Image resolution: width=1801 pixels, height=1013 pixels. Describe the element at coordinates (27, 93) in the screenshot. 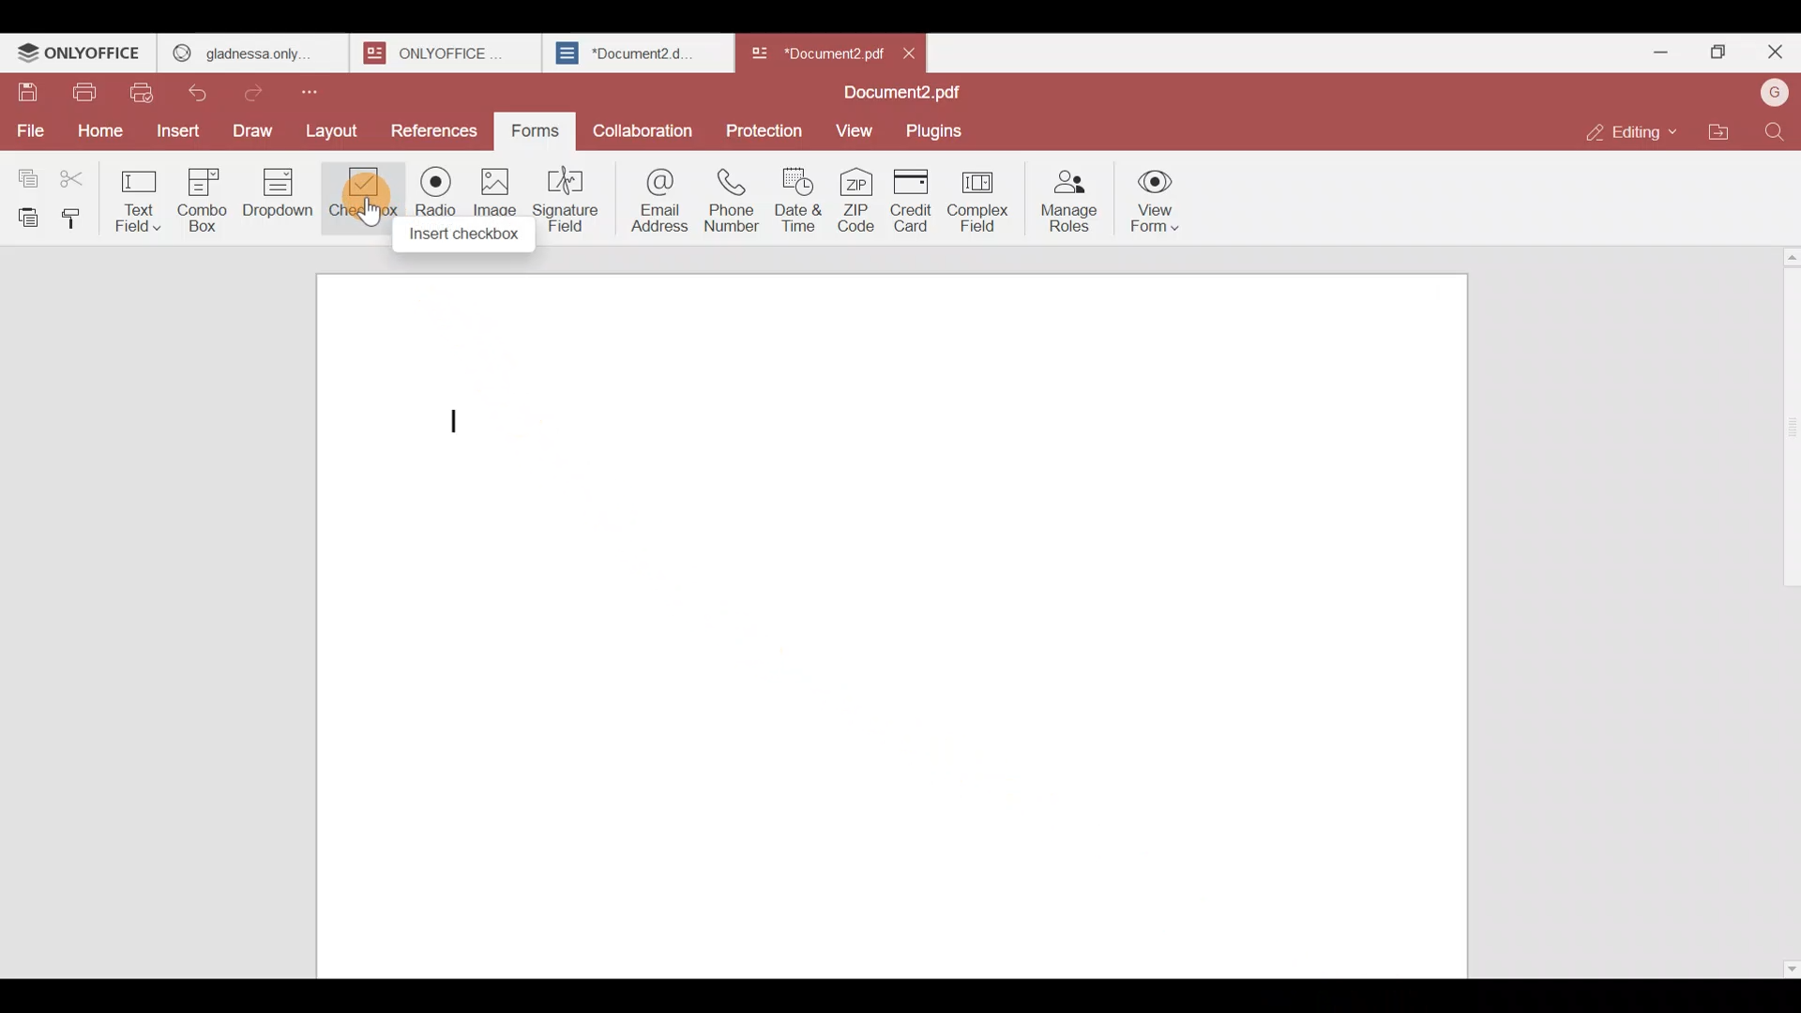

I see `Save` at that location.